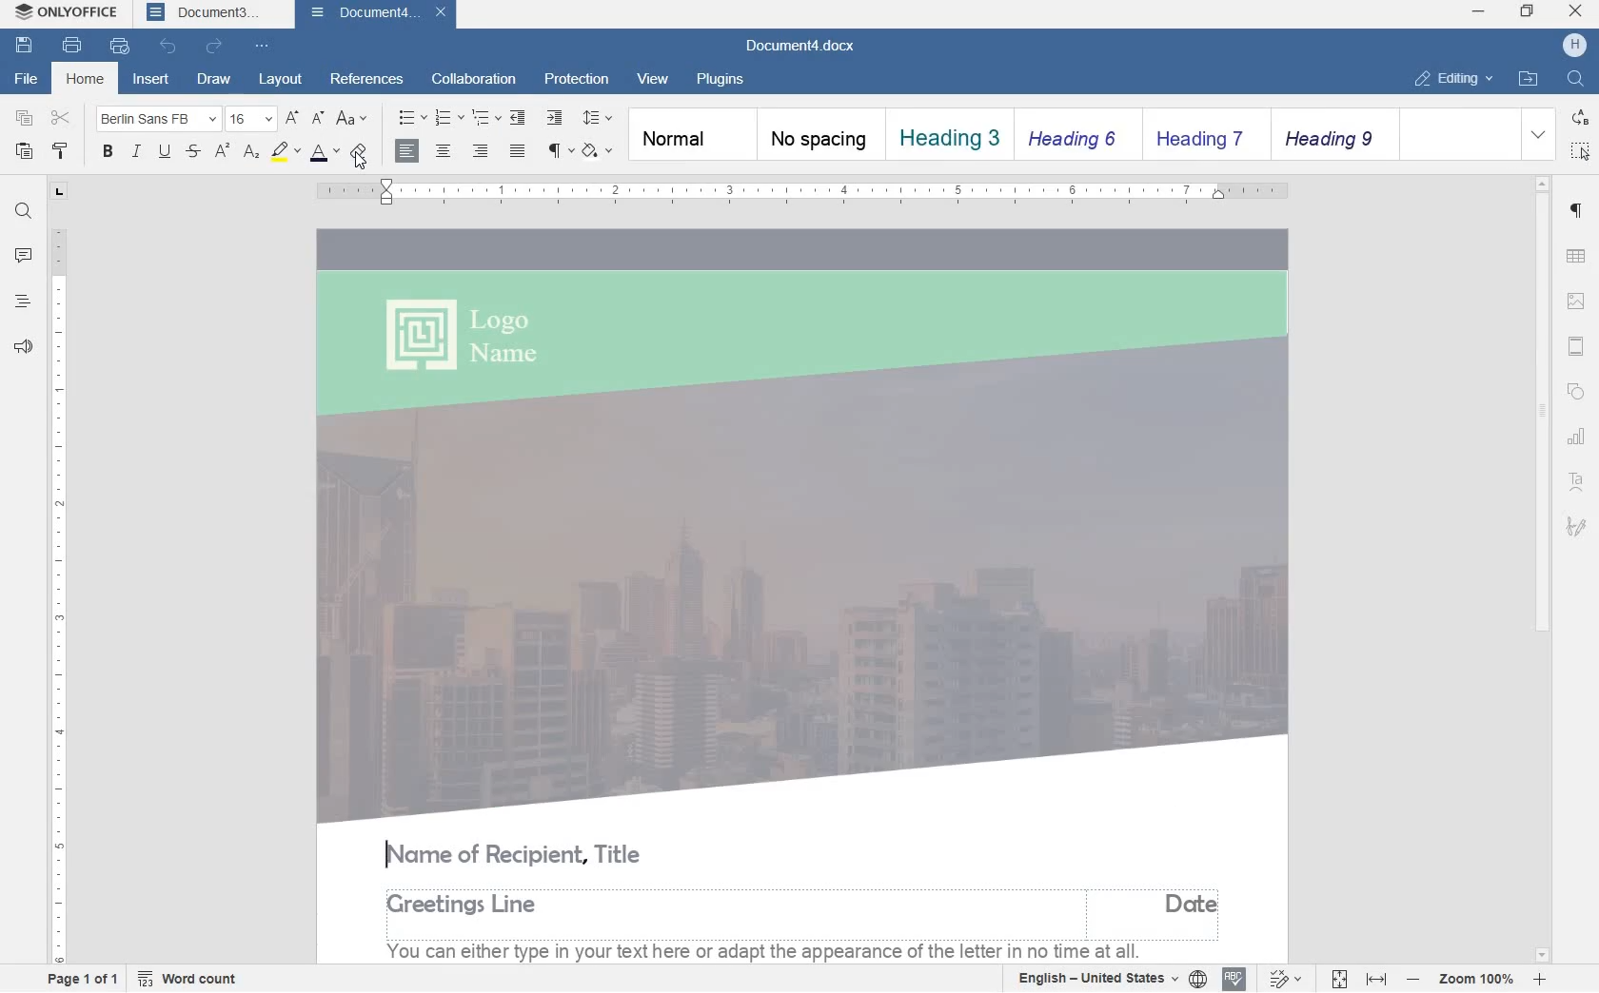 This screenshot has height=993, width=1599. What do you see at coordinates (408, 152) in the screenshot?
I see `align right` at bounding box center [408, 152].